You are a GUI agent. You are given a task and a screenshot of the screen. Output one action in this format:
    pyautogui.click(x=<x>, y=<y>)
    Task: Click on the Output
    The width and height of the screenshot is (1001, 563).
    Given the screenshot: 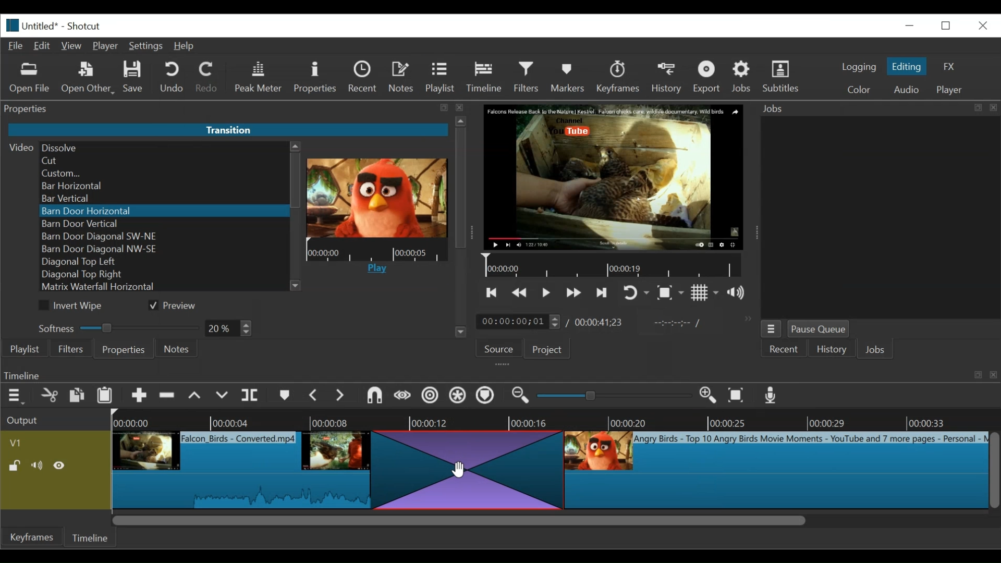 What is the action you would take?
    pyautogui.click(x=54, y=419)
    